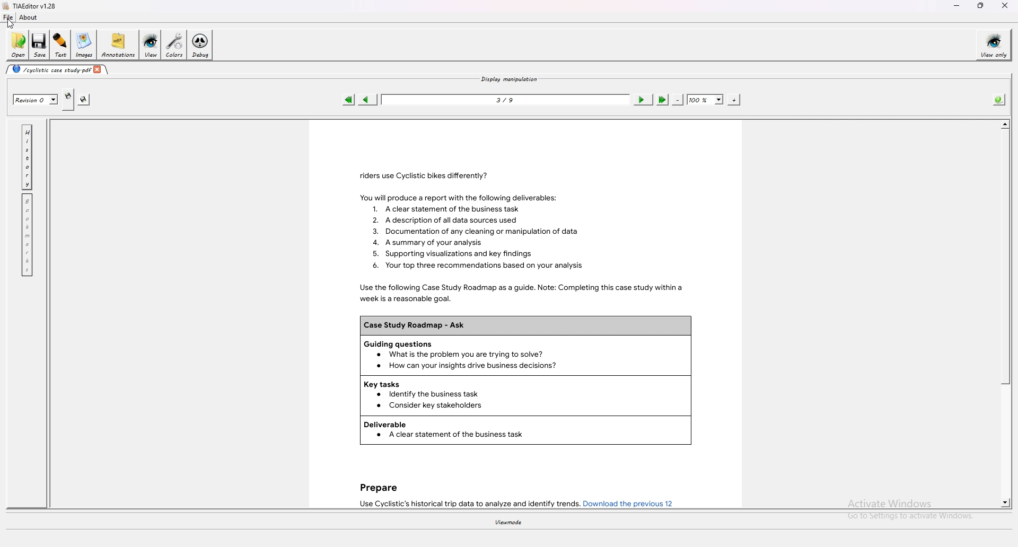  I want to click on 3/9, so click(506, 99).